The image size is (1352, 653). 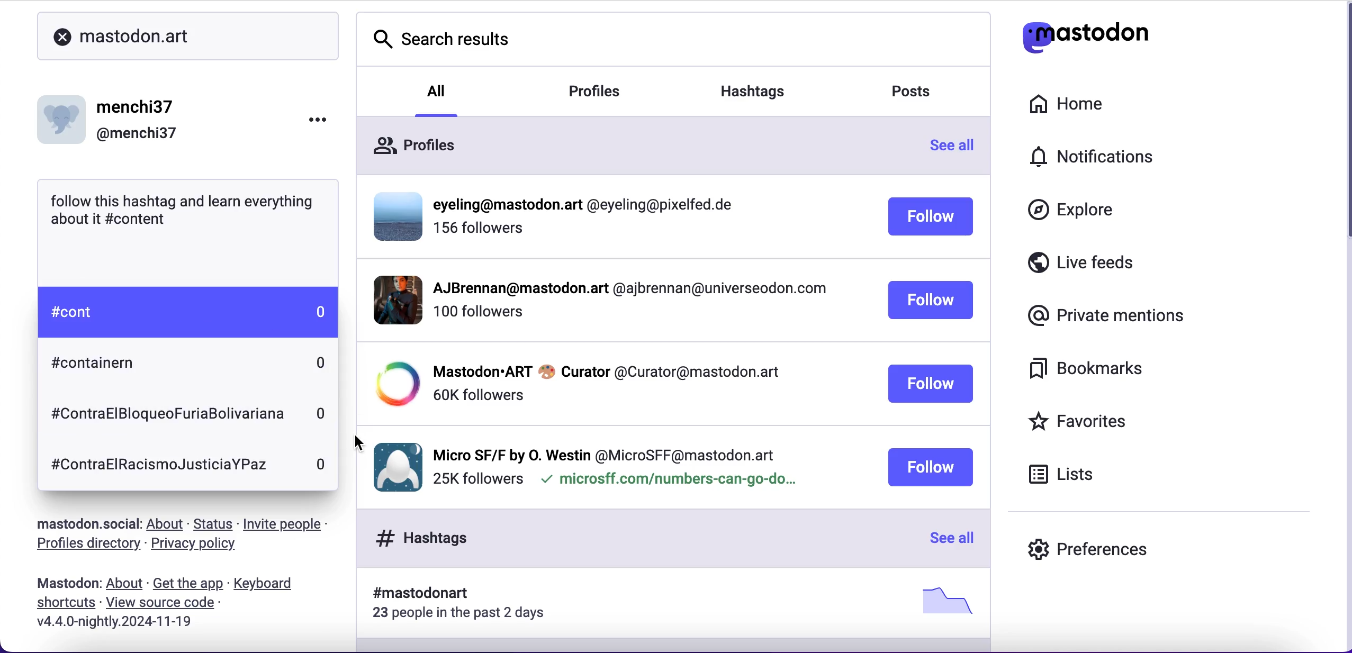 I want to click on 0, so click(x=323, y=466).